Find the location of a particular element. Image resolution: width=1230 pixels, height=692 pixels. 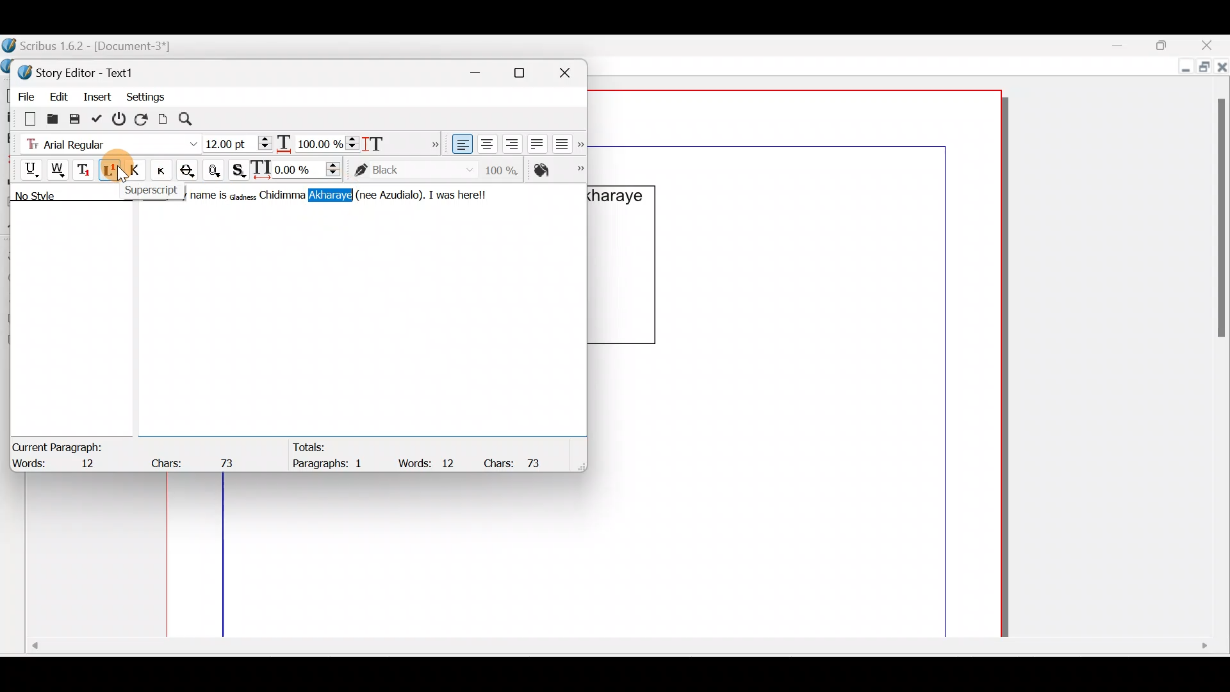

Chars: 73 is located at coordinates (196, 459).